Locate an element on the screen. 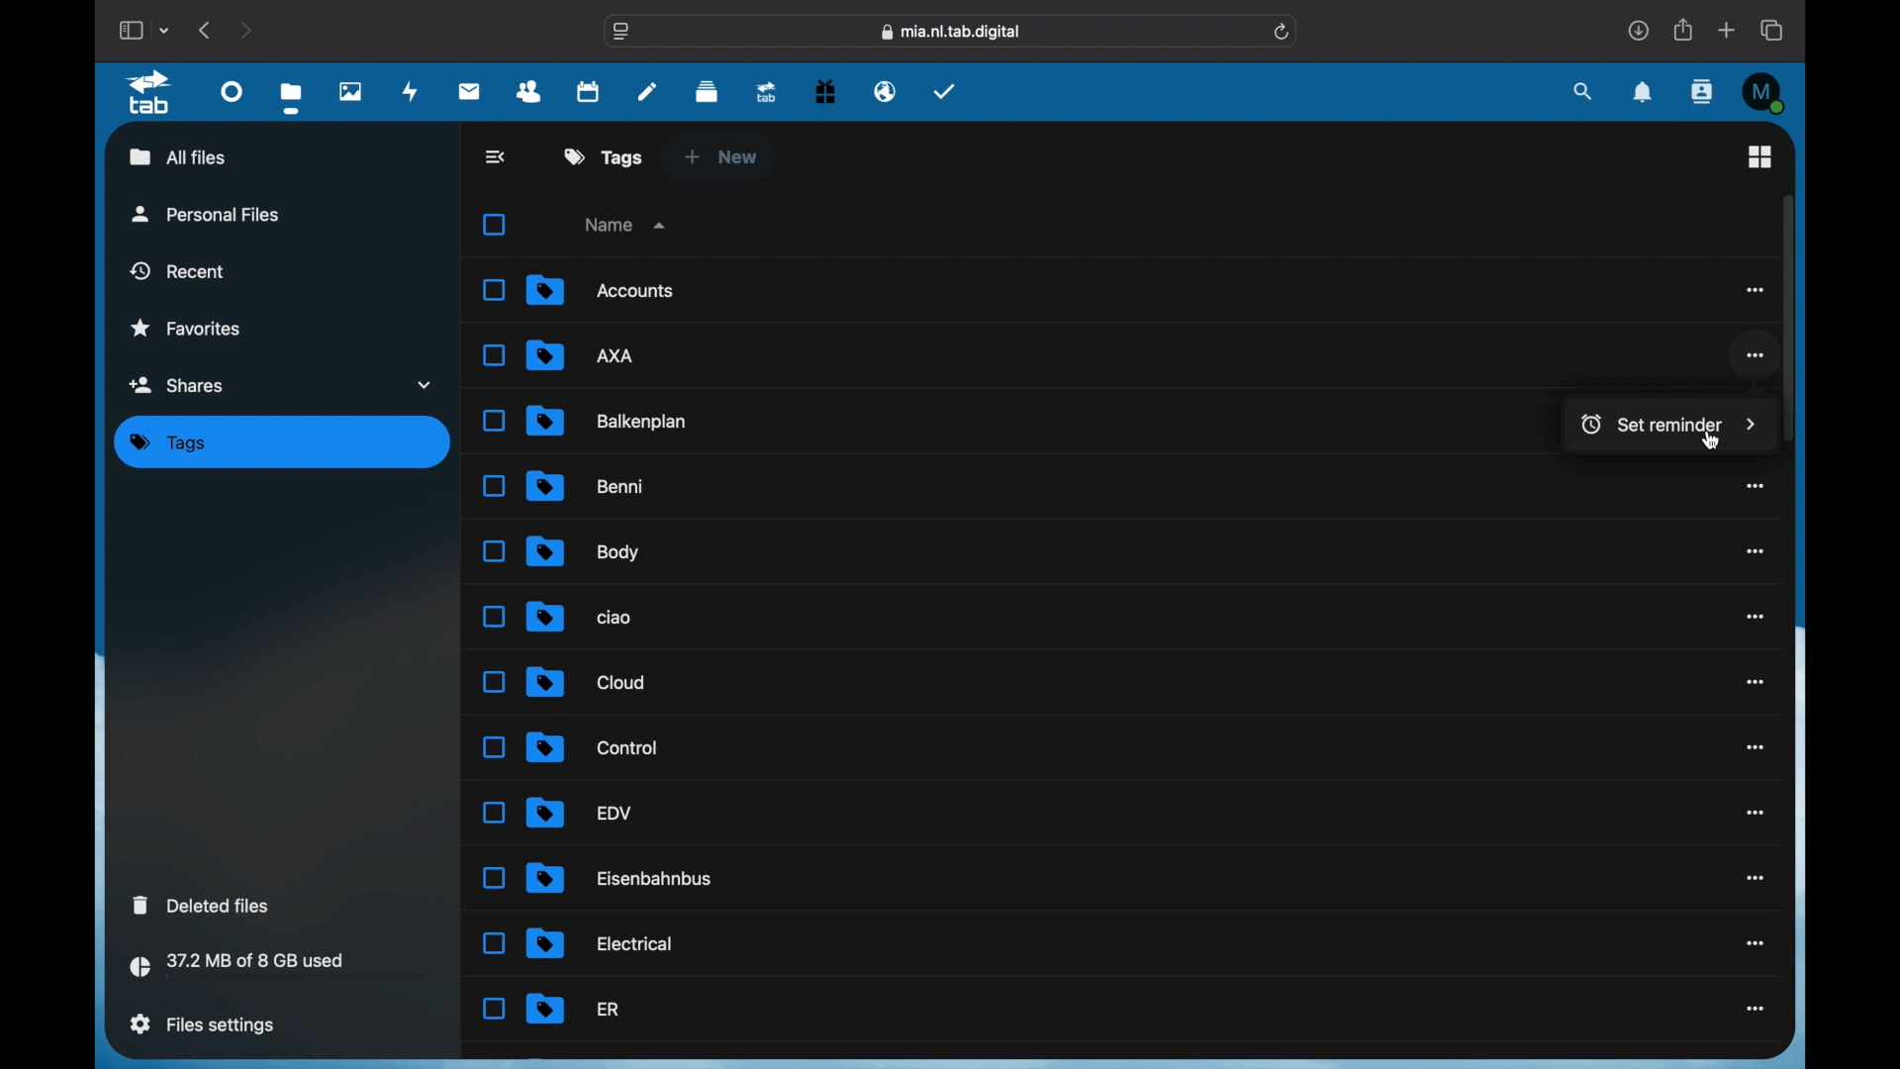 The width and height of the screenshot is (1900, 1069). Unselected Checkbox is located at coordinates (497, 486).